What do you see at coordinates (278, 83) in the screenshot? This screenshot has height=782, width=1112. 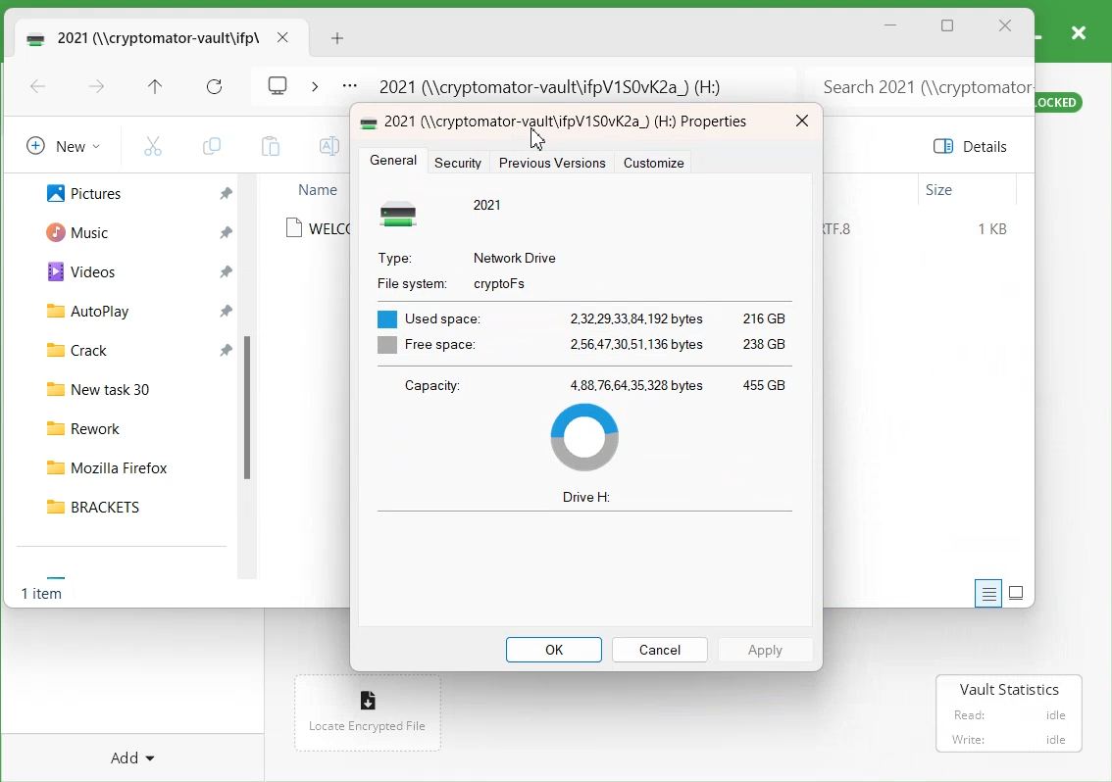 I see `Logo` at bounding box center [278, 83].